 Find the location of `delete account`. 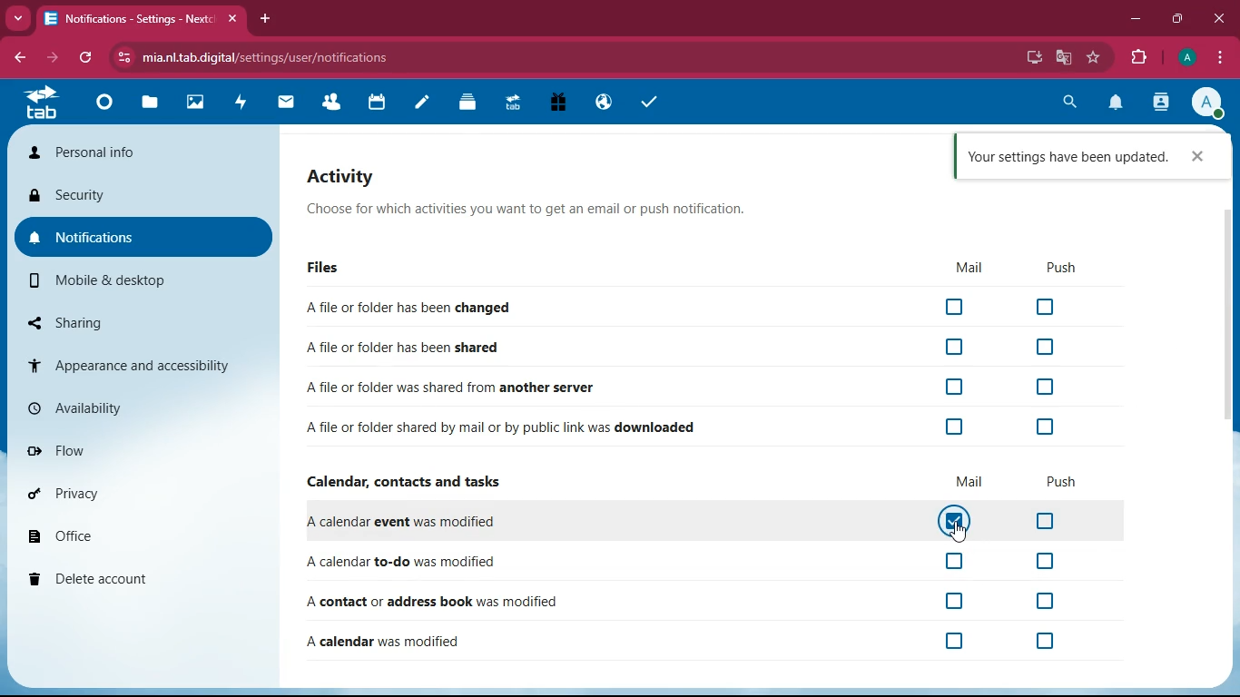

delete account is located at coordinates (137, 578).